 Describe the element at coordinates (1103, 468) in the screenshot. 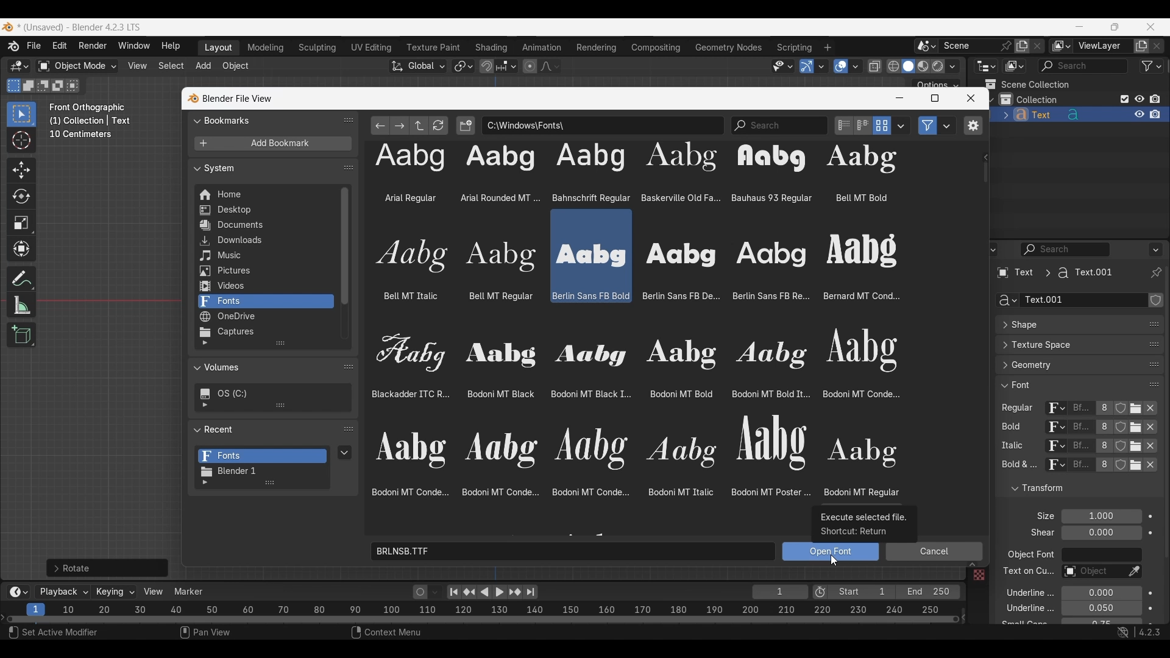

I see `Display number of users` at that location.